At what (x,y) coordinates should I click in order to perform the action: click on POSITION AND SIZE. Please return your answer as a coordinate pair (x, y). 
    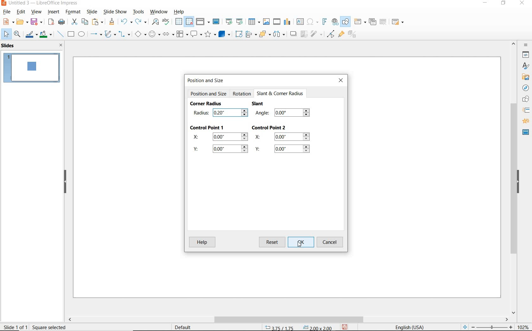
    Looking at the image, I should click on (209, 94).